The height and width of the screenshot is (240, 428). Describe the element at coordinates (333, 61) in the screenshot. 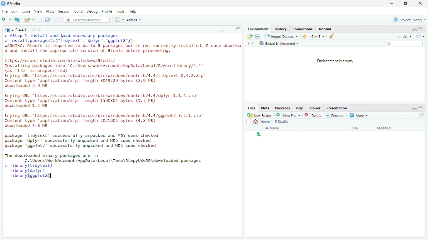

I see `Environment is empty` at that location.